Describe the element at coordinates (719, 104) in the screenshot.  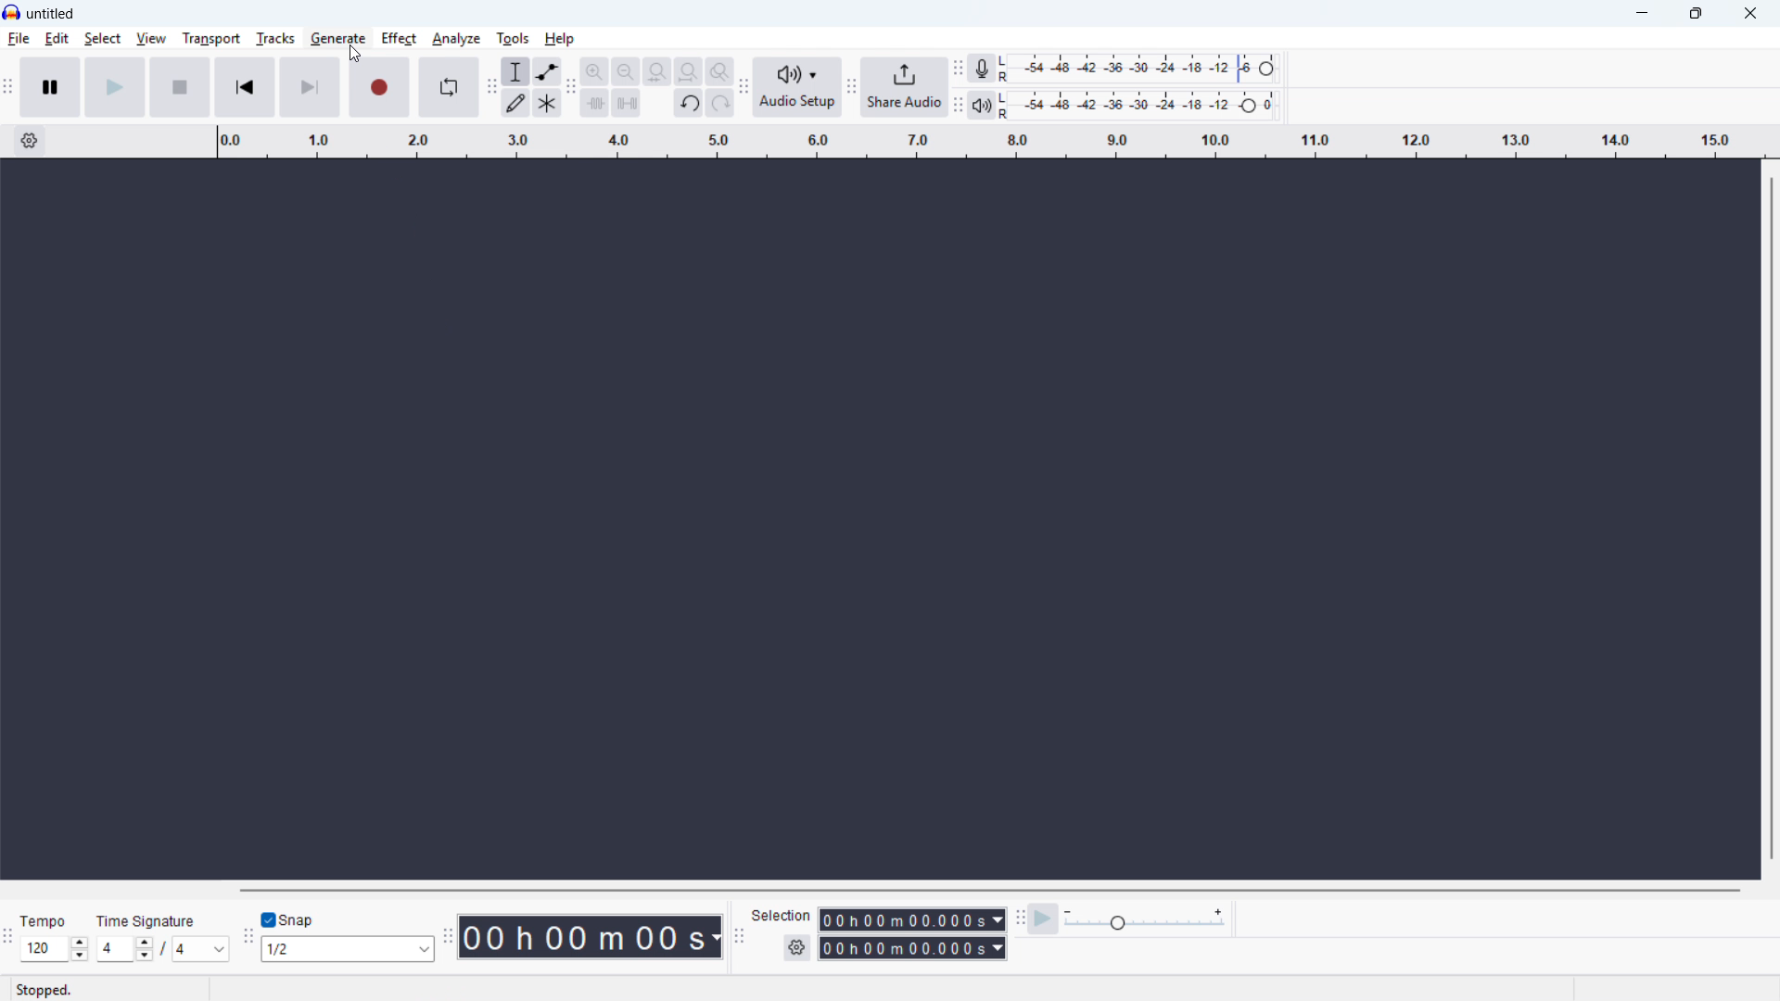
I see `Redo ` at that location.